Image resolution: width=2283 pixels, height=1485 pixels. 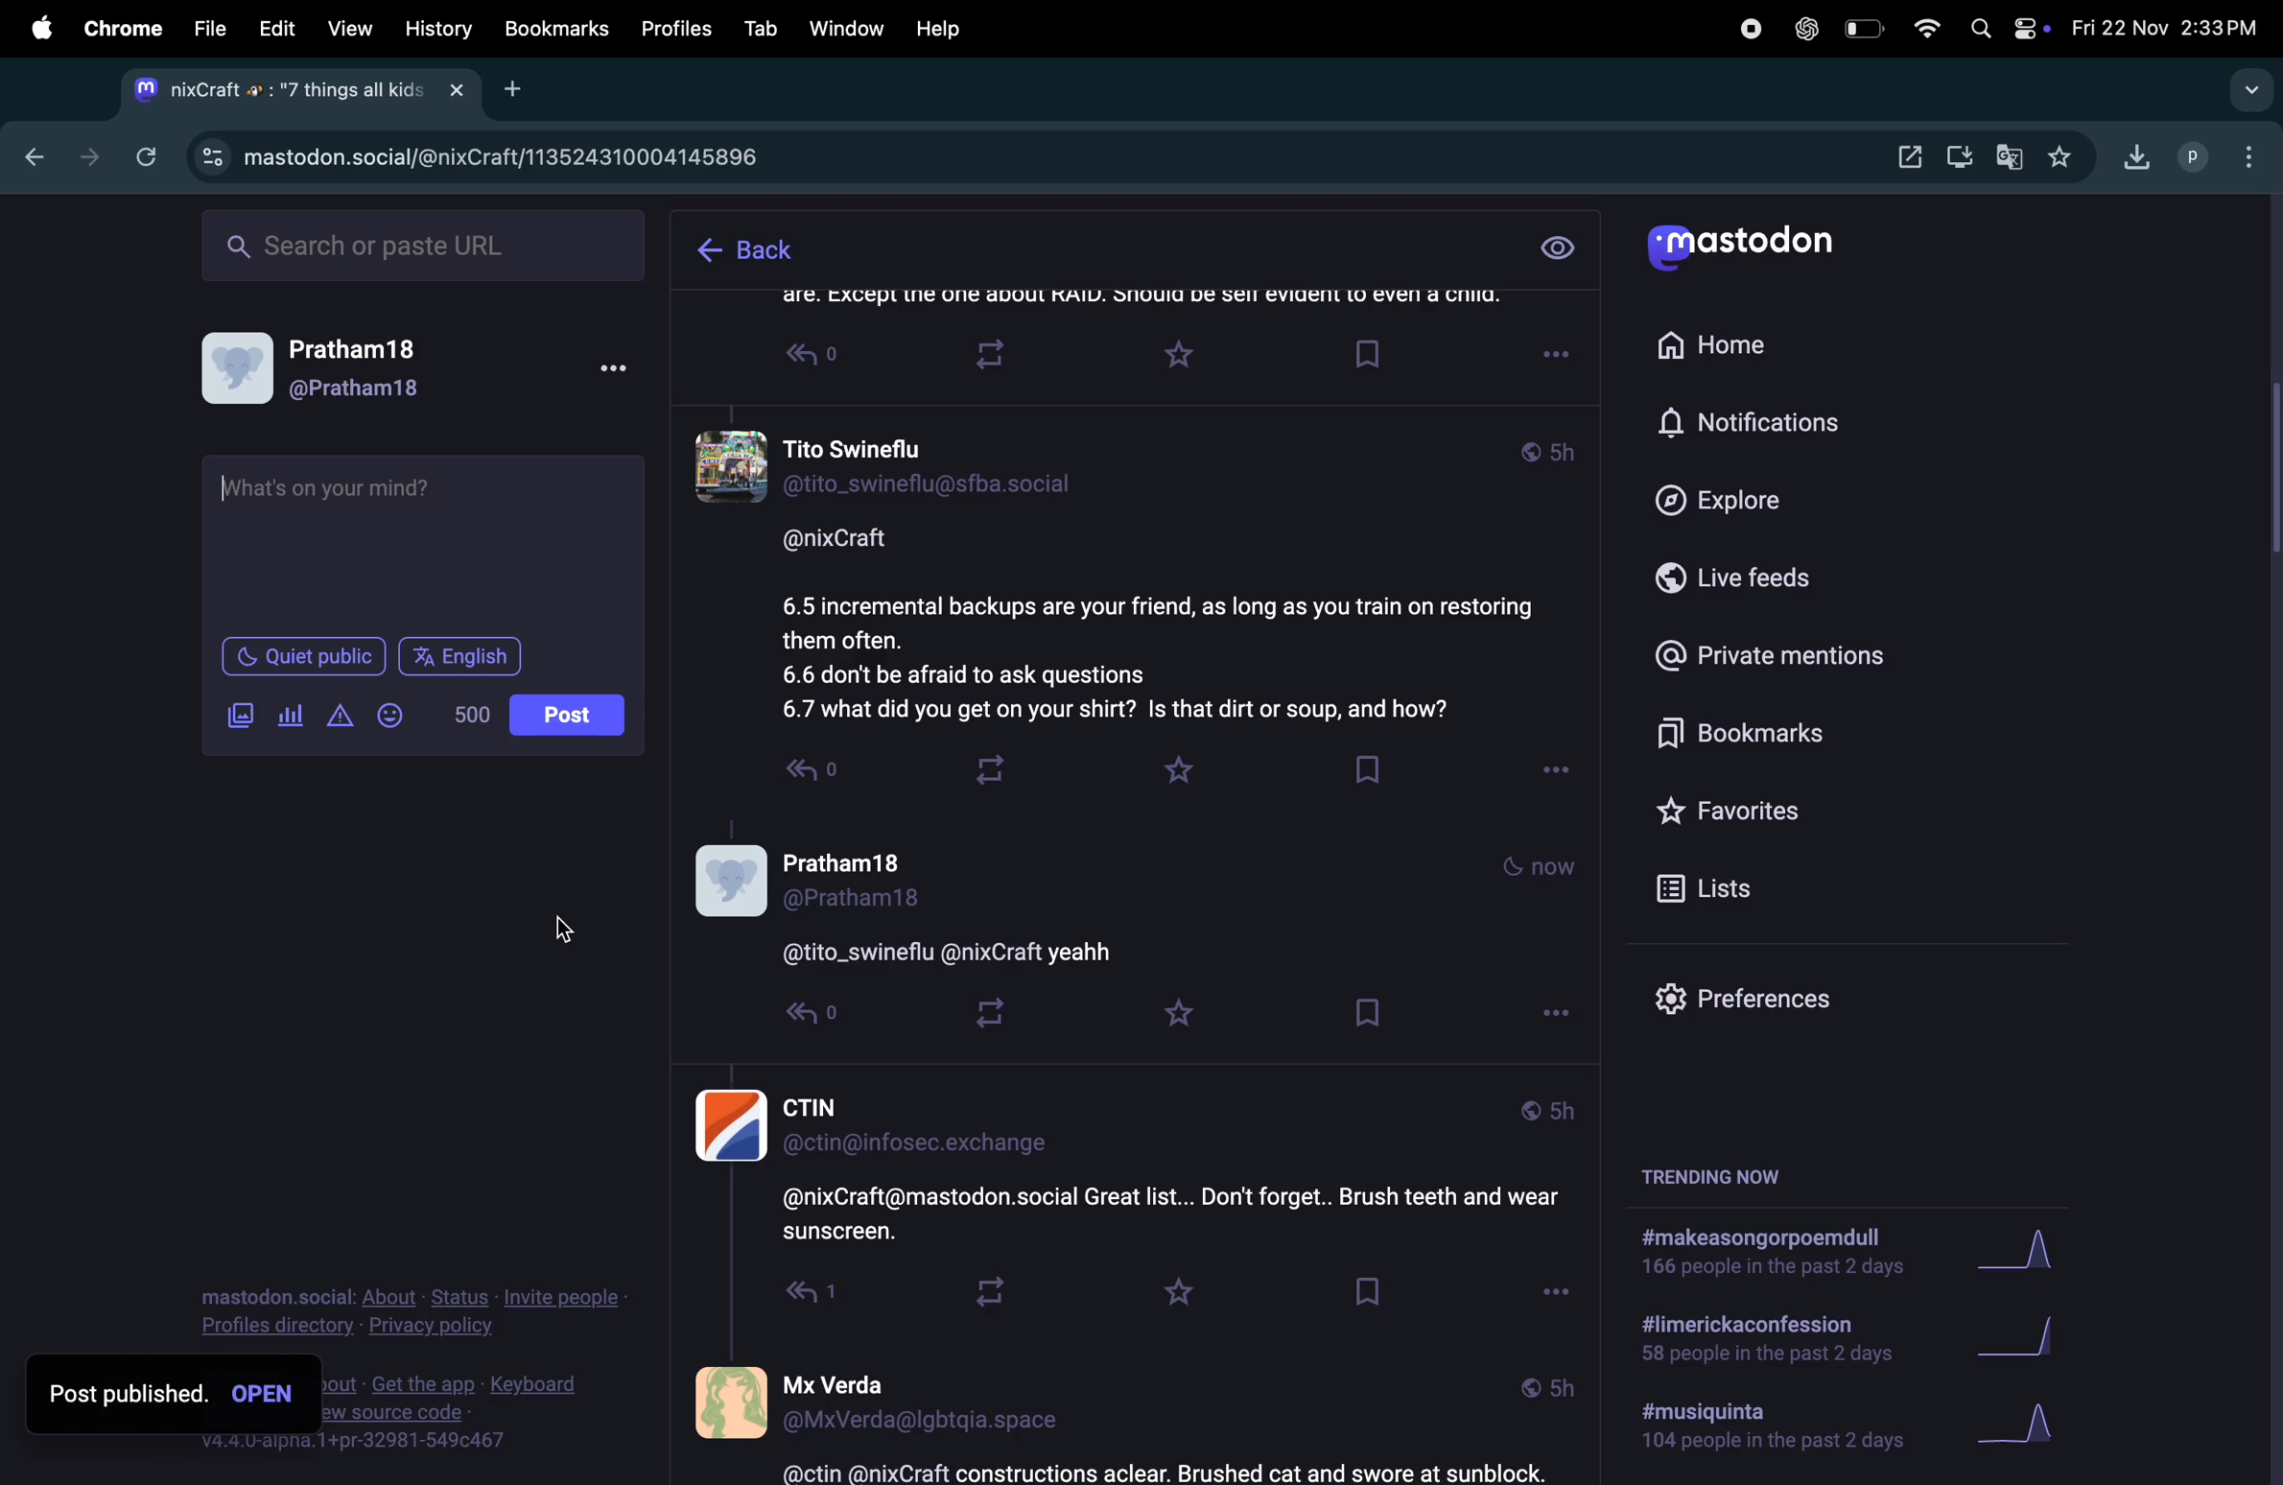 What do you see at coordinates (1557, 357) in the screenshot?
I see `Options` at bounding box center [1557, 357].